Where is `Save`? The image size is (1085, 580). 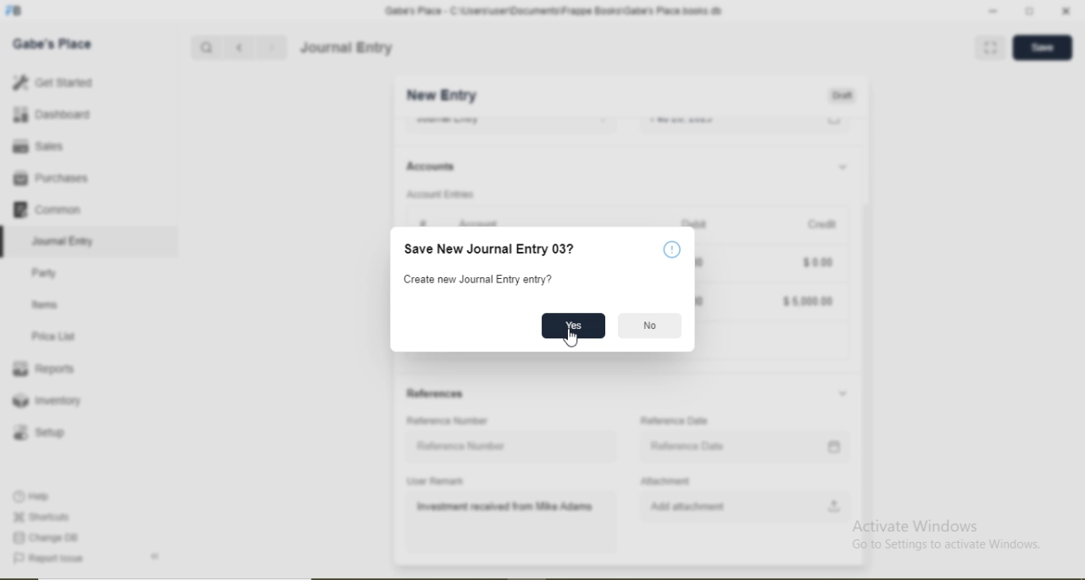
Save is located at coordinates (1042, 46).